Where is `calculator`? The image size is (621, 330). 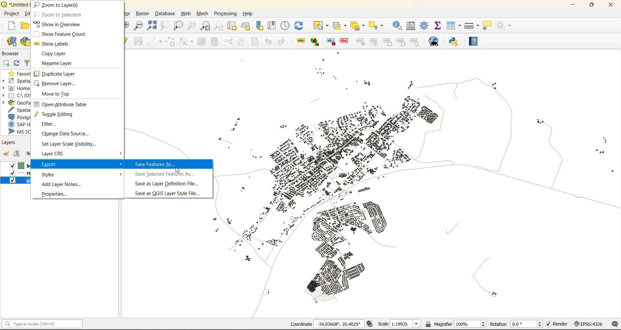 calculator is located at coordinates (414, 26).